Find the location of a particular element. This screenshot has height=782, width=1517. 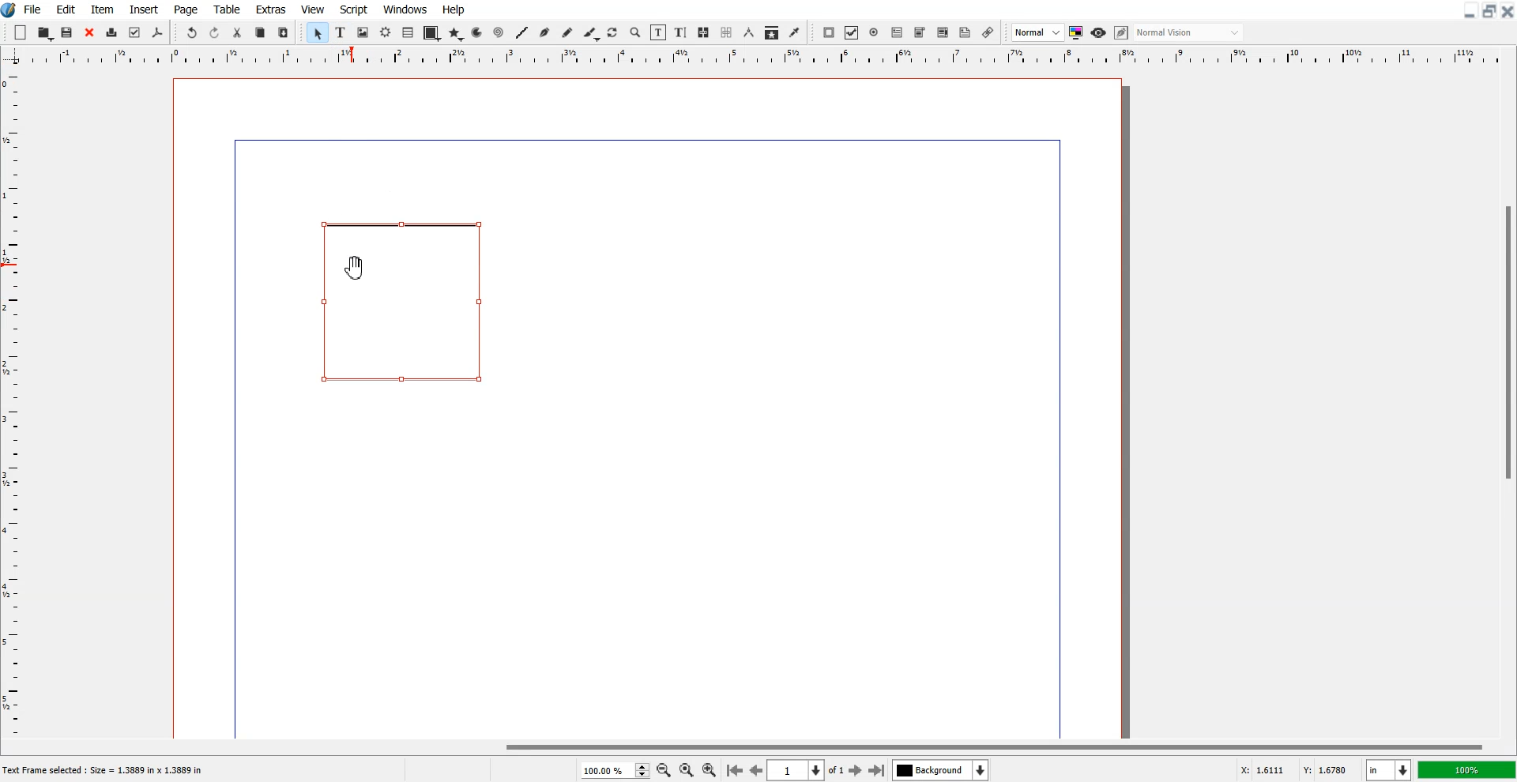

Table is located at coordinates (408, 32).